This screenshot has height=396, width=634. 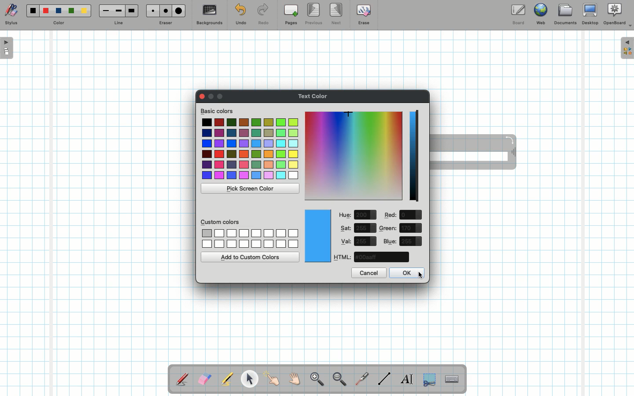 What do you see at coordinates (365, 215) in the screenshot?
I see `value` at bounding box center [365, 215].